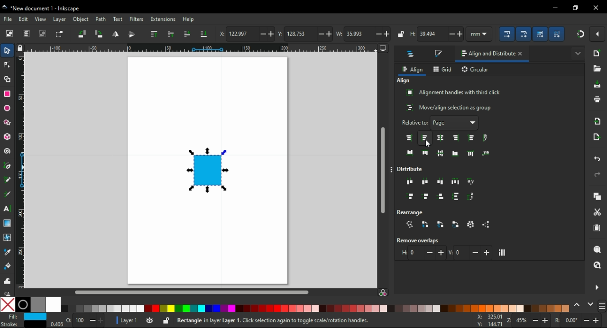  Describe the element at coordinates (9, 209) in the screenshot. I see `text tool` at that location.